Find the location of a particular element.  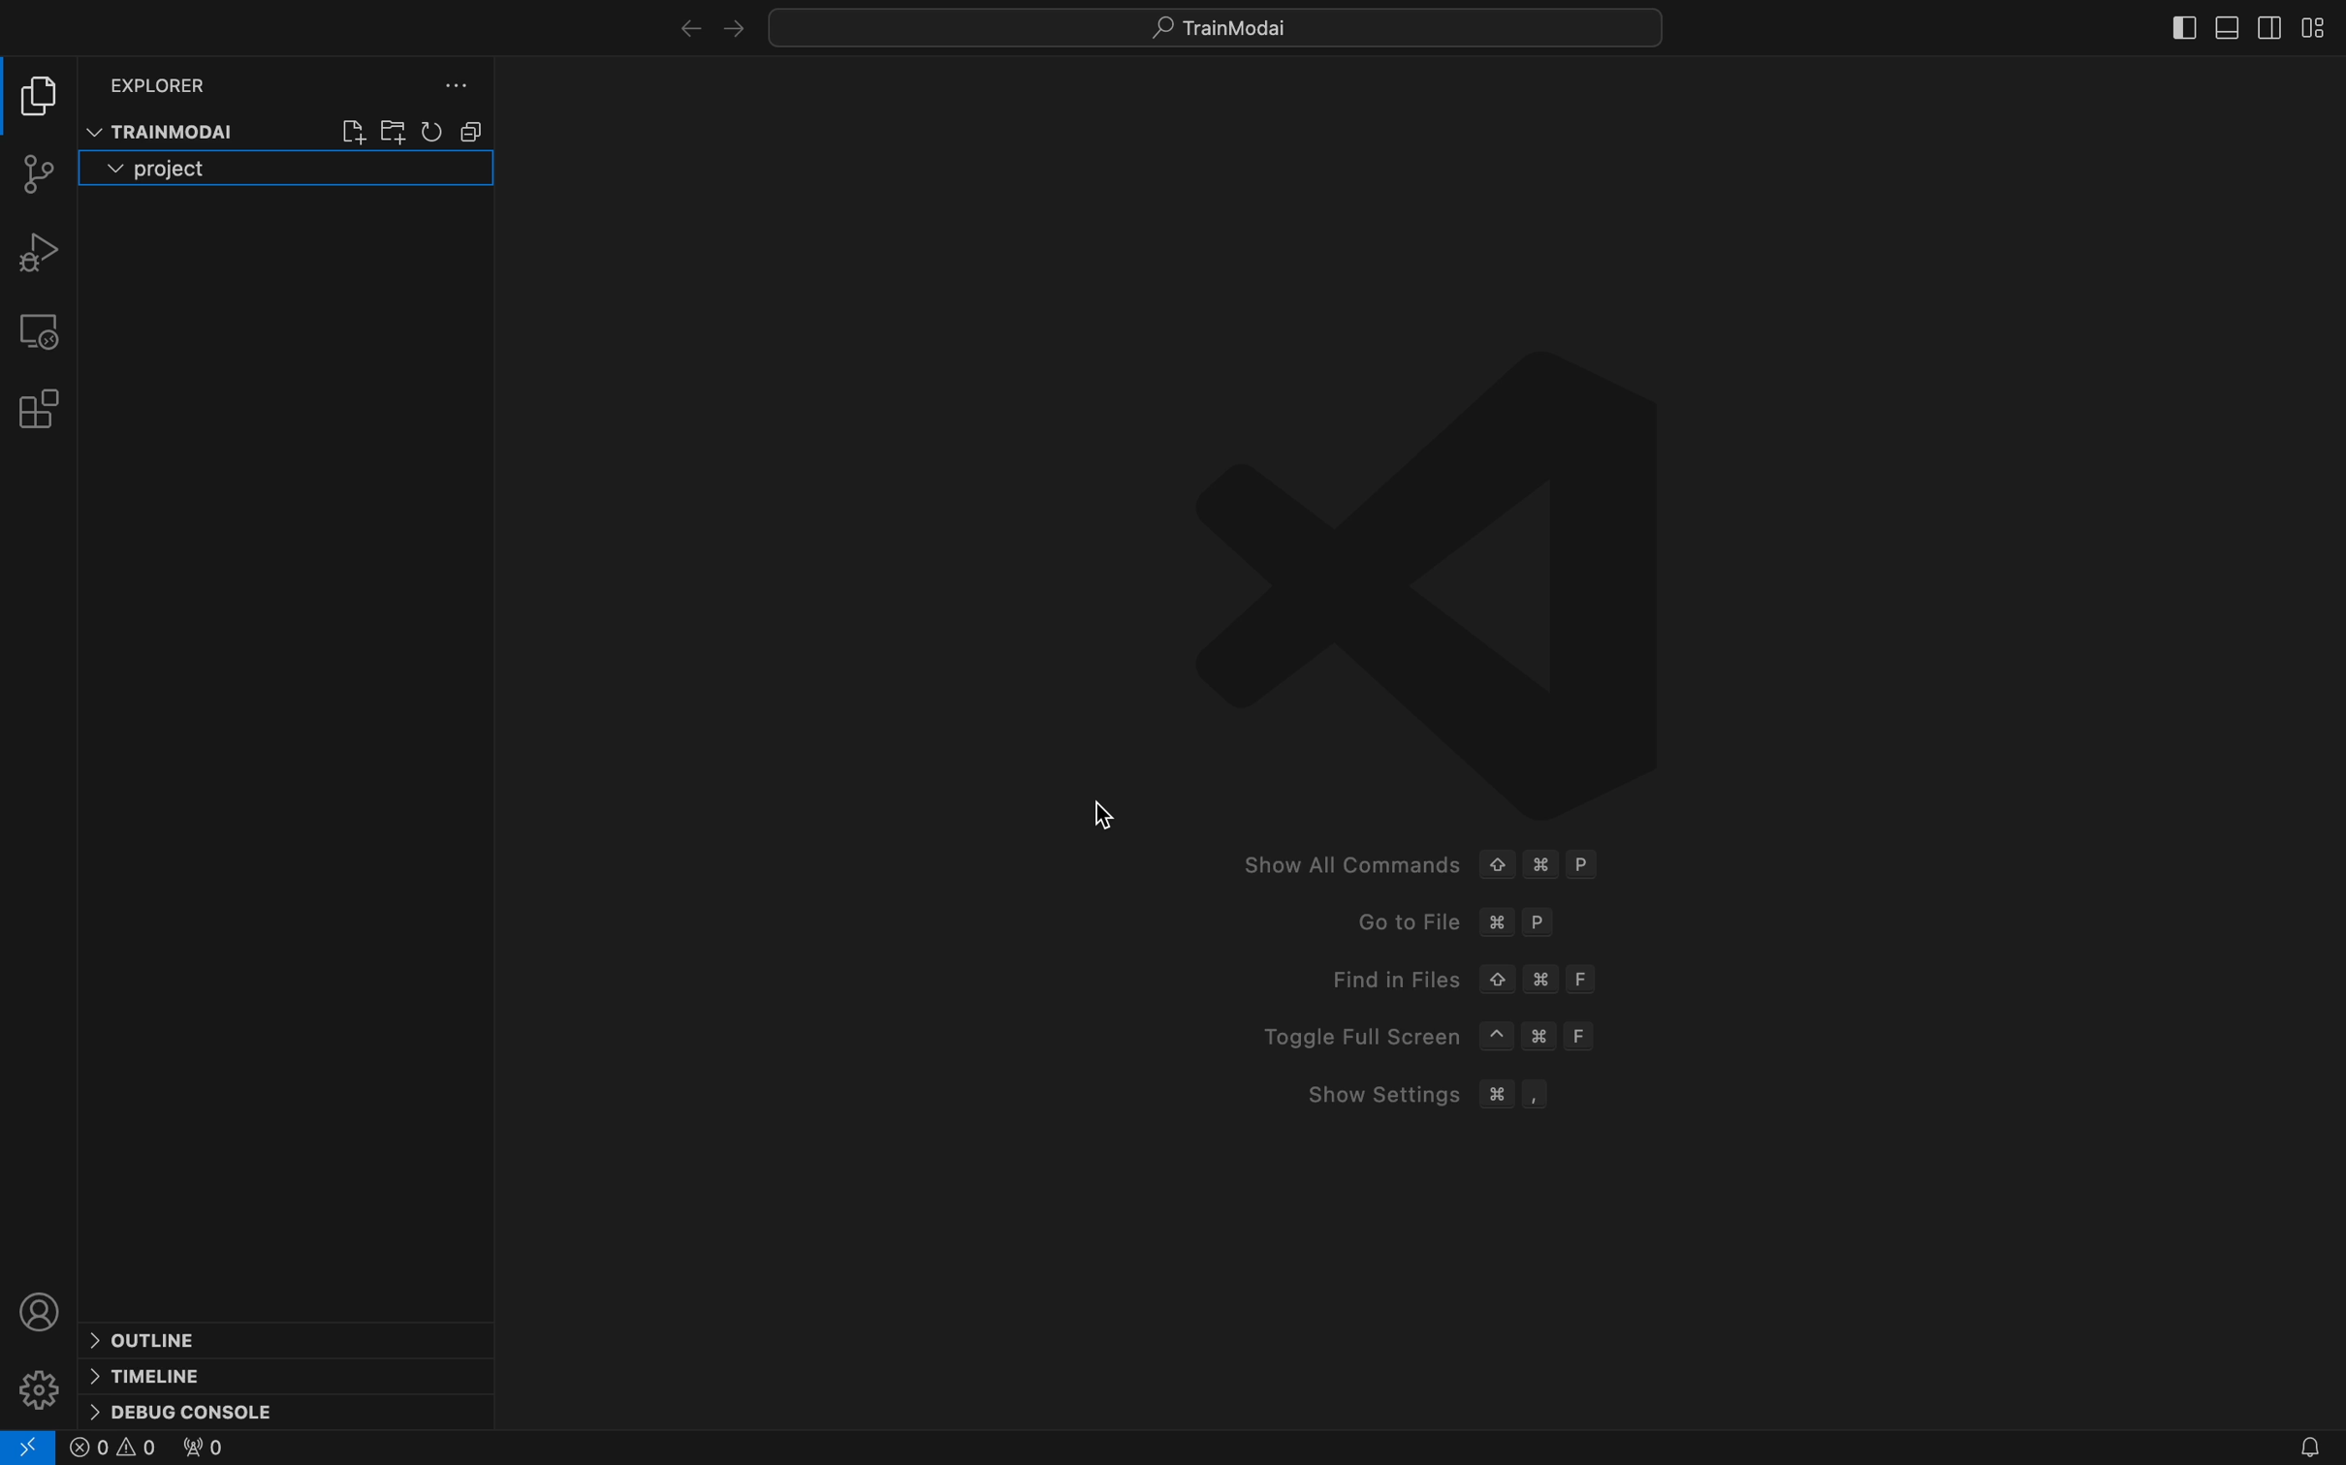

Toggle is located at coordinates (1433, 1033).